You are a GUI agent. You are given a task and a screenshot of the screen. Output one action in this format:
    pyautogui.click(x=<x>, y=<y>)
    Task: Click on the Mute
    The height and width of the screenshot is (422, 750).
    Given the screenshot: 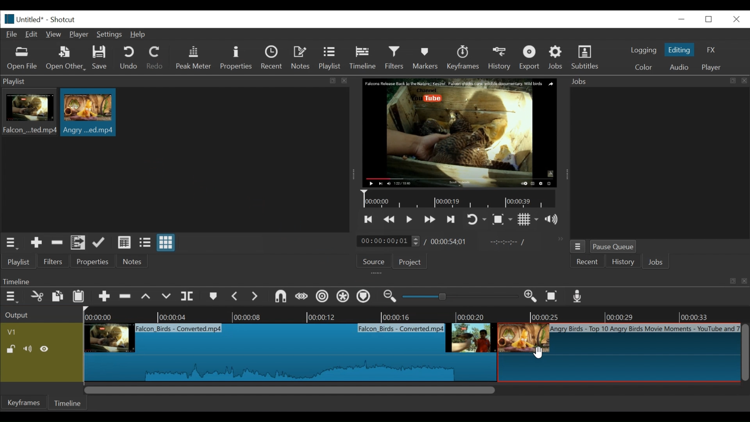 What is the action you would take?
    pyautogui.click(x=29, y=349)
    